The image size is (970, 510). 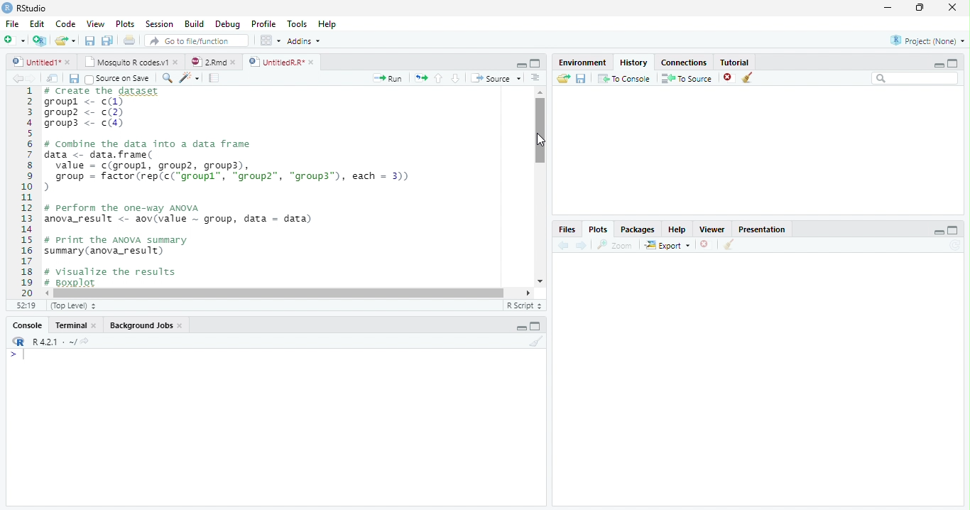 What do you see at coordinates (197, 24) in the screenshot?
I see `Build` at bounding box center [197, 24].